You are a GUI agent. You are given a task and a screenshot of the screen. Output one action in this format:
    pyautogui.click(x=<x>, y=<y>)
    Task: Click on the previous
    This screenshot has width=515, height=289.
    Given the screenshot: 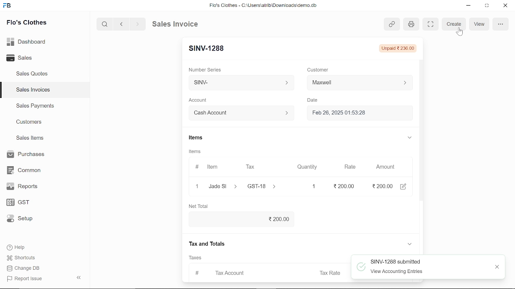 What is the action you would take?
    pyautogui.click(x=122, y=24)
    